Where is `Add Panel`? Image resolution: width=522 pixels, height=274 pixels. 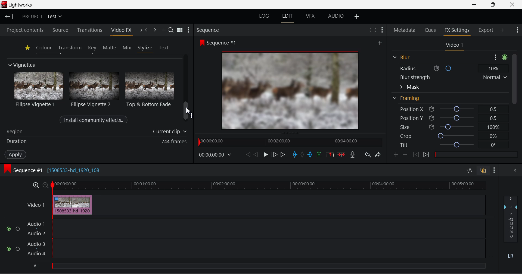
Add Panel is located at coordinates (502, 31).